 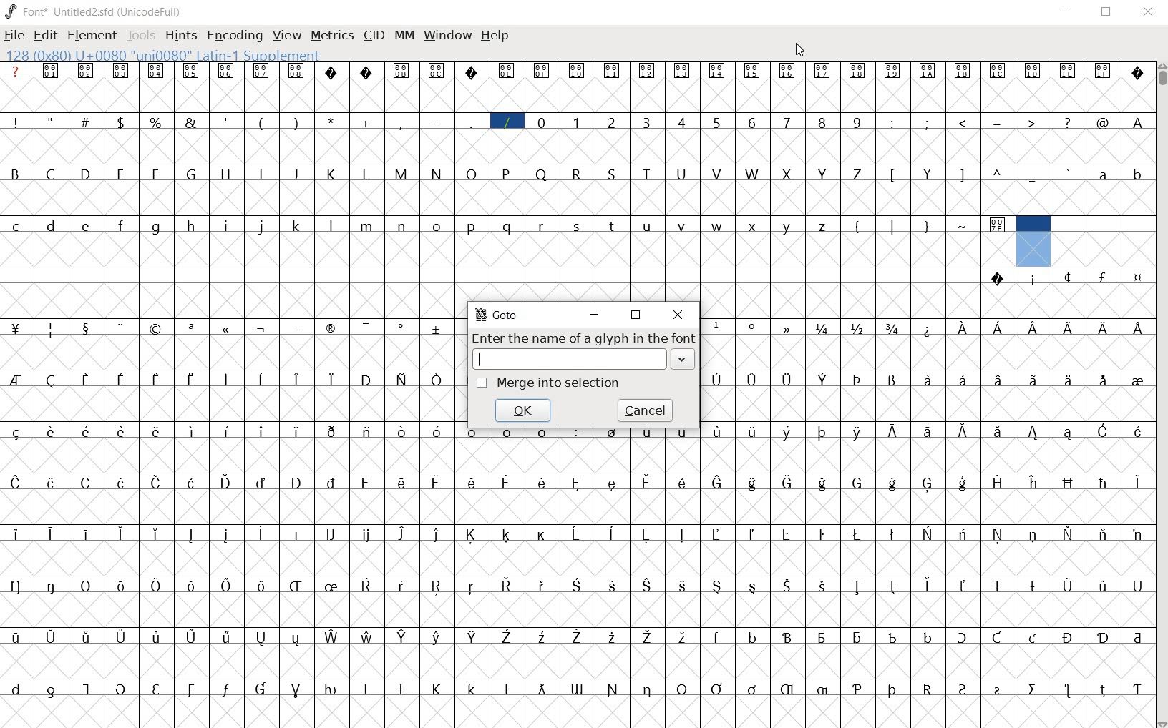 I want to click on Symbol, so click(x=54, y=481).